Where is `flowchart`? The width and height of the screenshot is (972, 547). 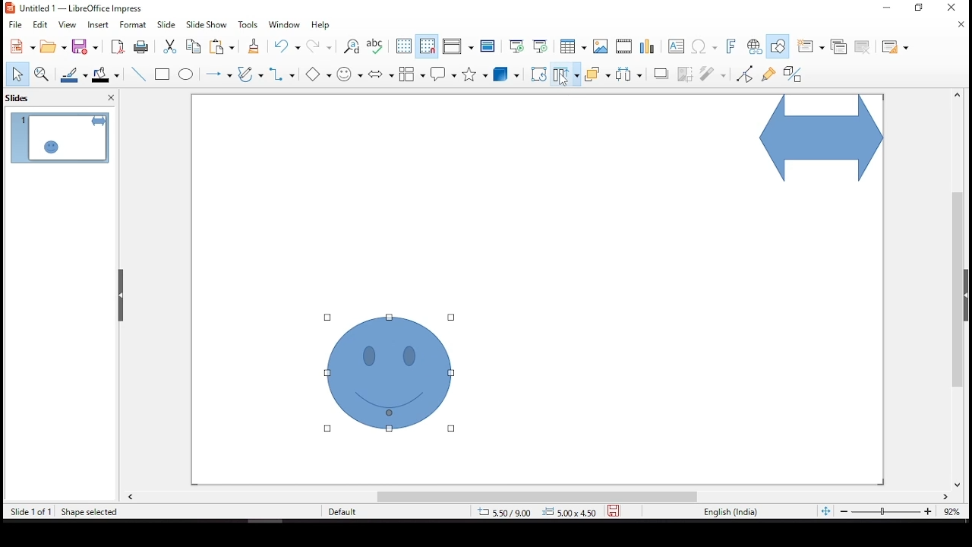
flowchart is located at coordinates (412, 74).